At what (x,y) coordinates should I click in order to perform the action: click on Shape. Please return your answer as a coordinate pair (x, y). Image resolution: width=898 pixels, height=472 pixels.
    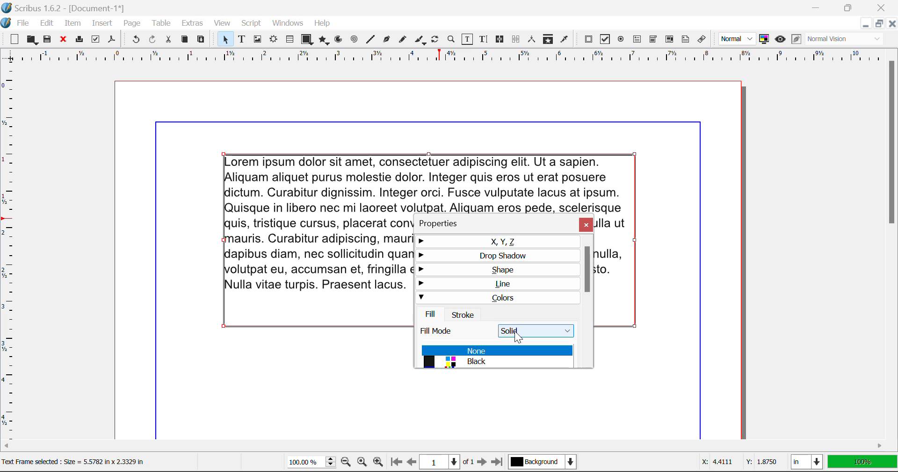
    Looking at the image, I should click on (497, 269).